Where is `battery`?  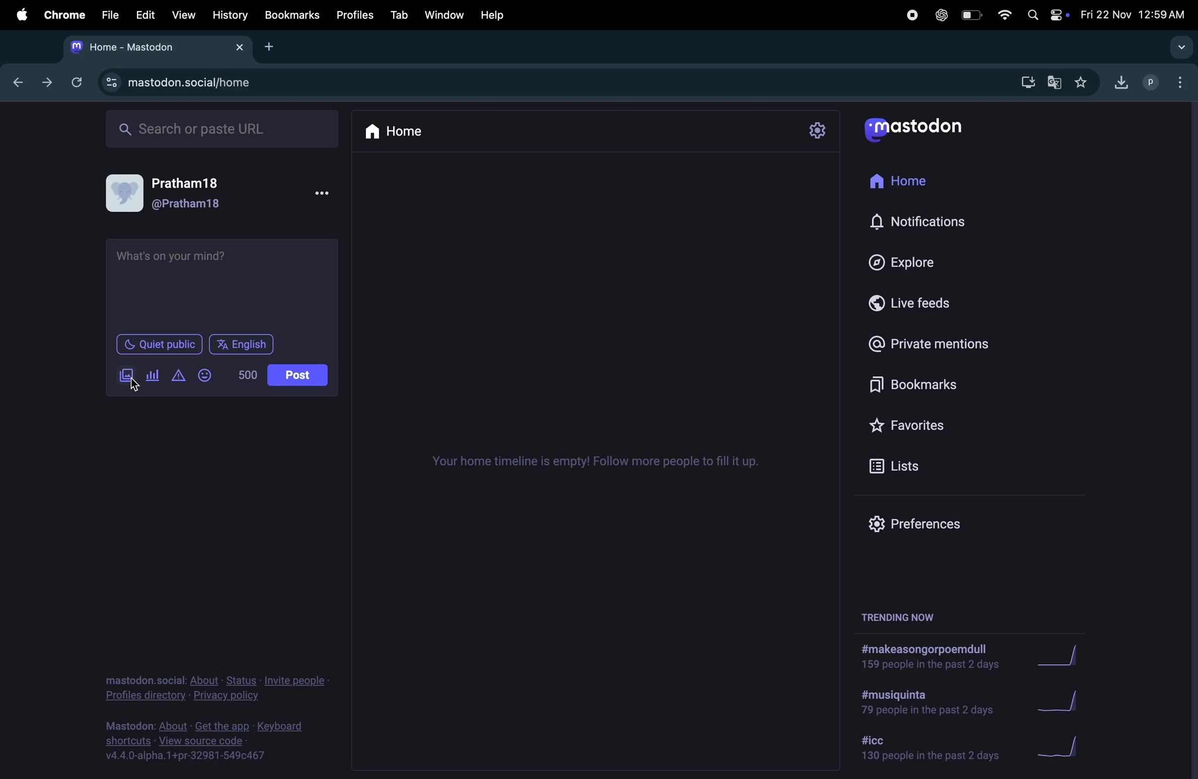
battery is located at coordinates (970, 16).